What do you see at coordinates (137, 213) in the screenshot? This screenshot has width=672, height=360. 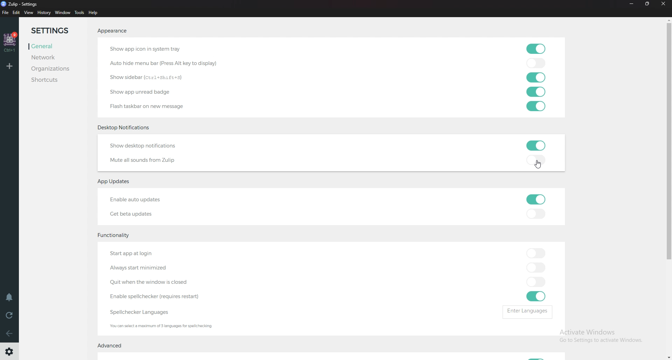 I see `Get beta updates` at bounding box center [137, 213].